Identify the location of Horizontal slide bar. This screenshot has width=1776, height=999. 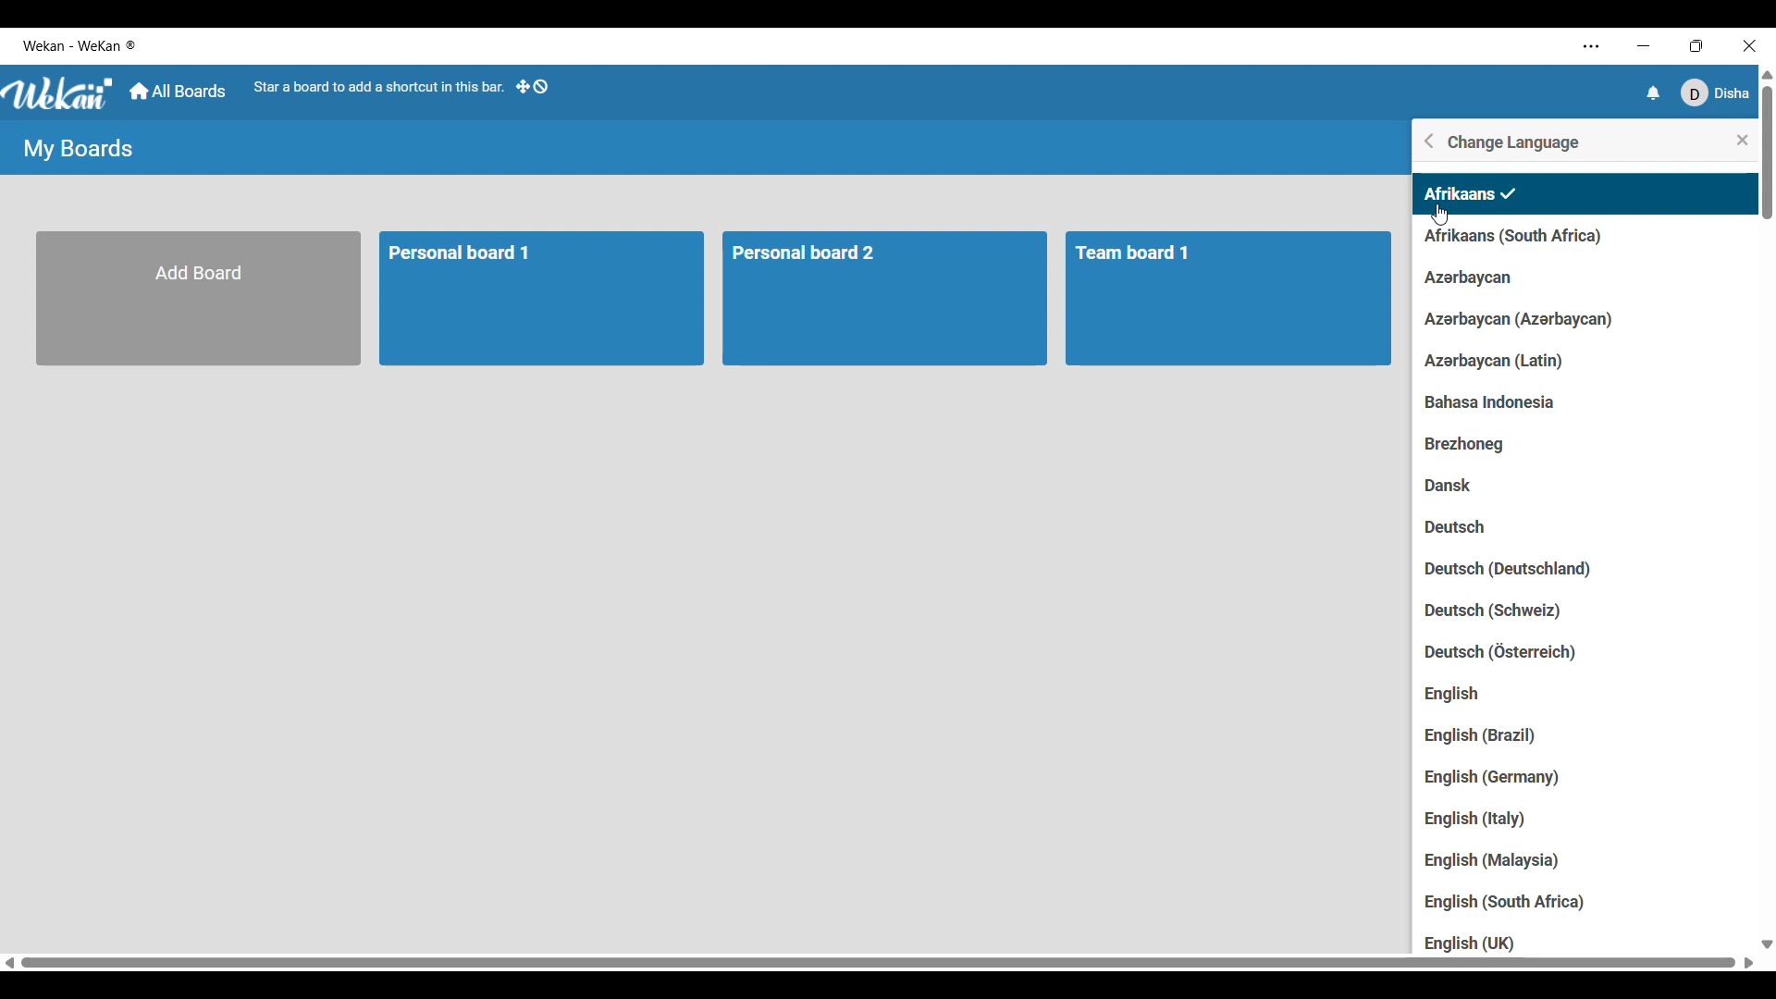
(880, 961).